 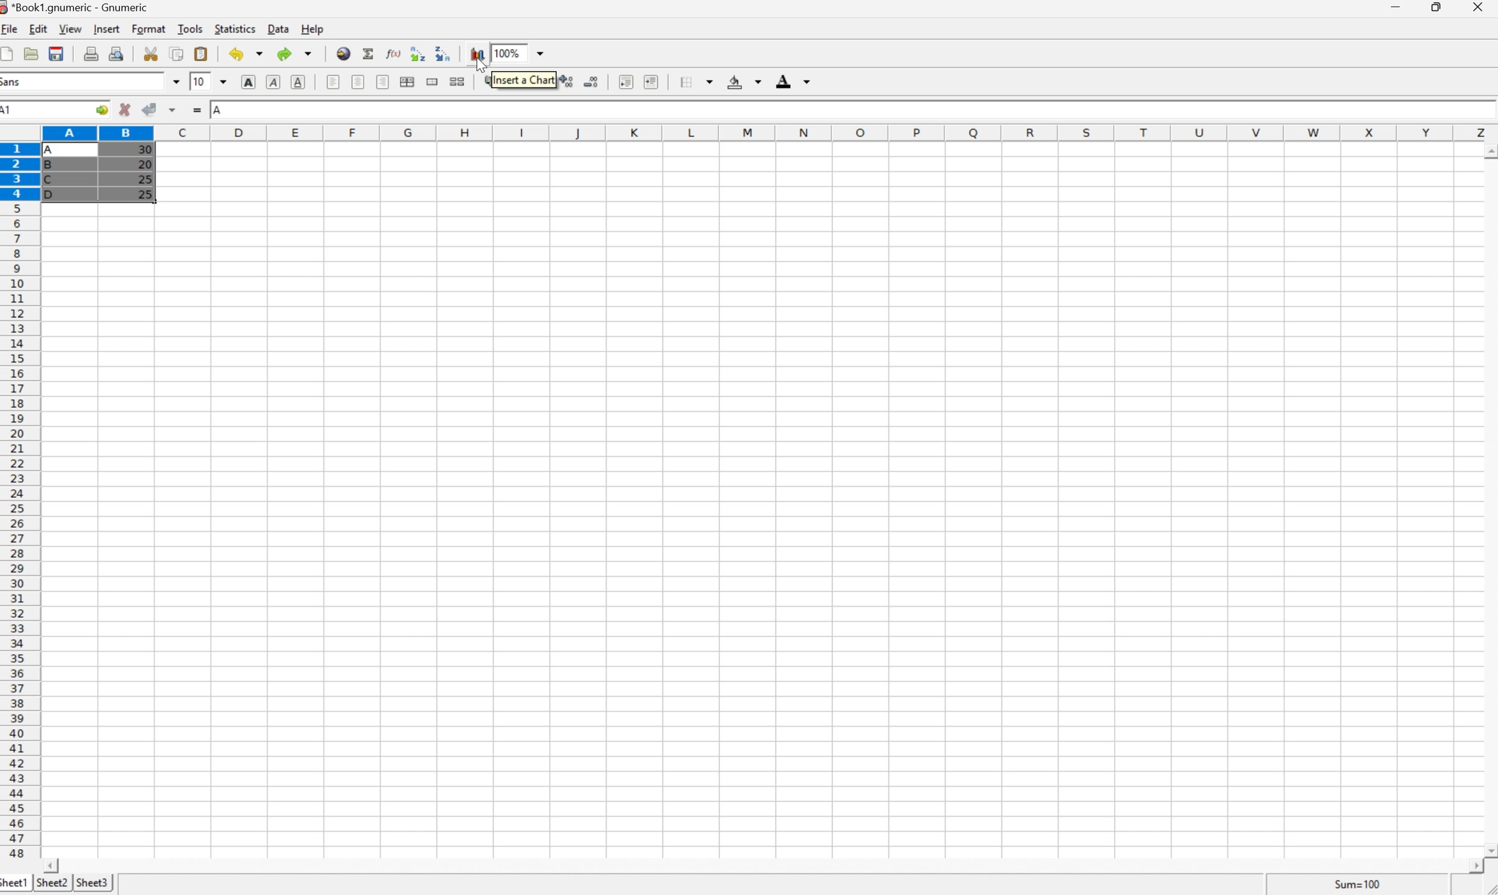 I want to click on Format, so click(x=150, y=30).